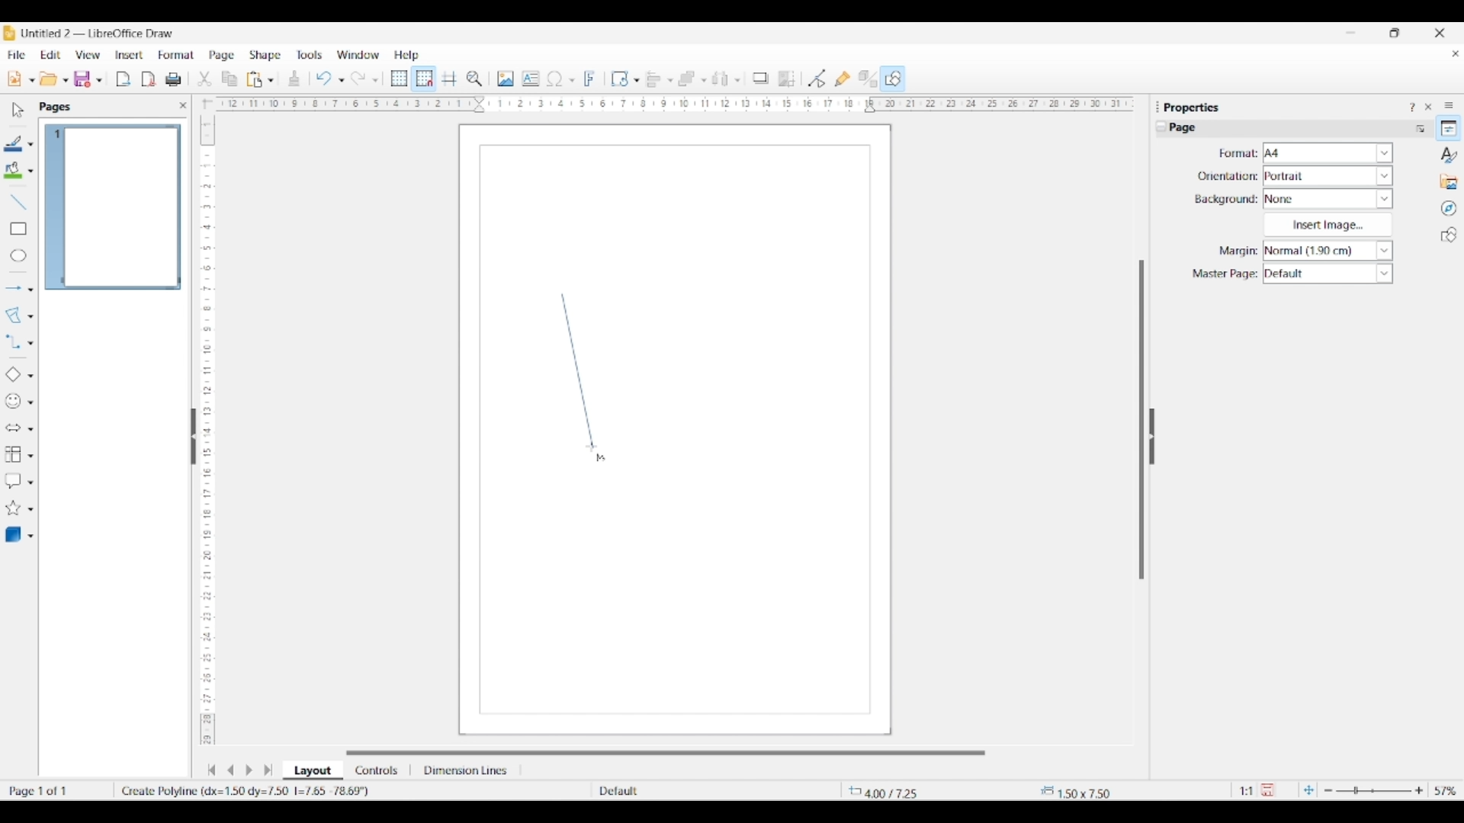 The image size is (1464, 823). I want to click on Dimension lines, so click(467, 770).